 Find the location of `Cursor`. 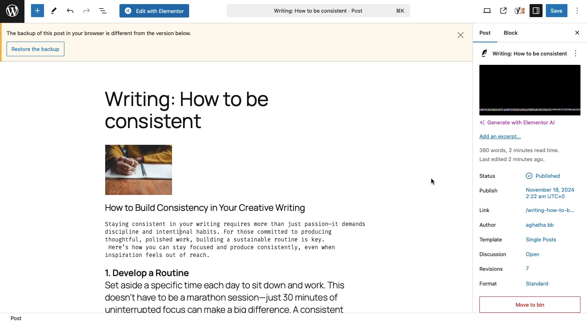

Cursor is located at coordinates (432, 181).